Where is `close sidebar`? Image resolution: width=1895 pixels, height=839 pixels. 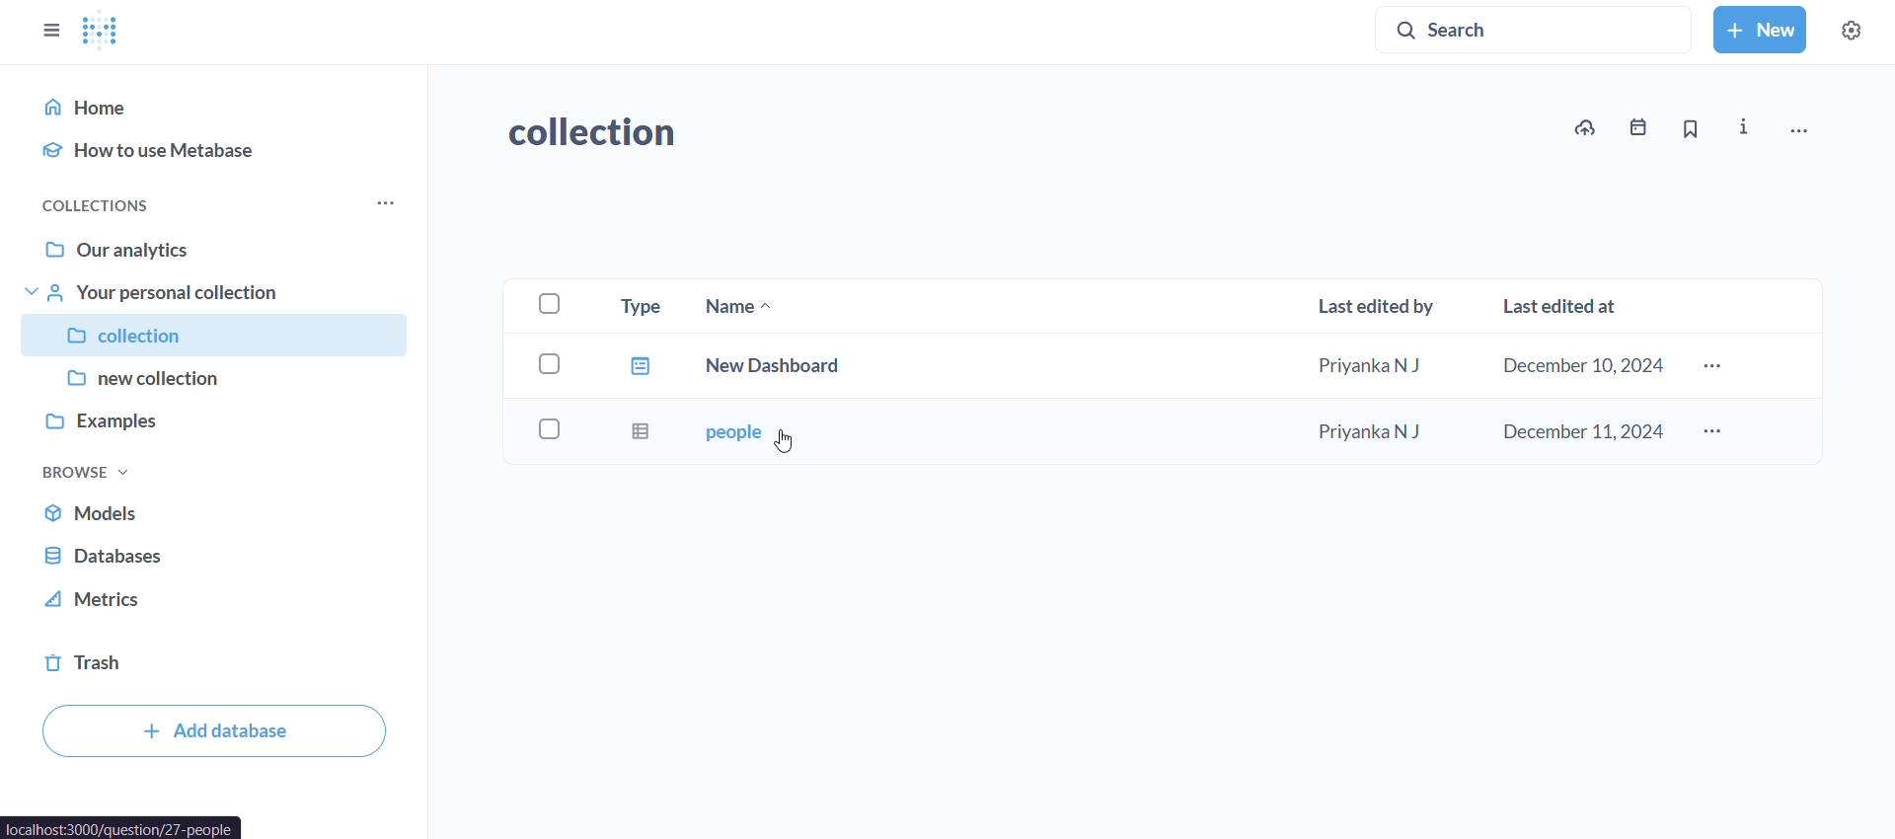
close sidebar is located at coordinates (49, 29).